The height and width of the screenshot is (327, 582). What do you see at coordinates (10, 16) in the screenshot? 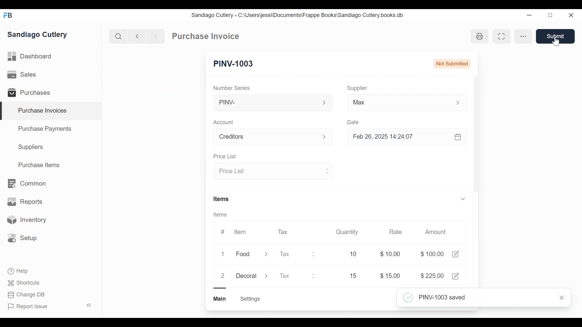
I see `Frappe Books Desktop icon` at bounding box center [10, 16].